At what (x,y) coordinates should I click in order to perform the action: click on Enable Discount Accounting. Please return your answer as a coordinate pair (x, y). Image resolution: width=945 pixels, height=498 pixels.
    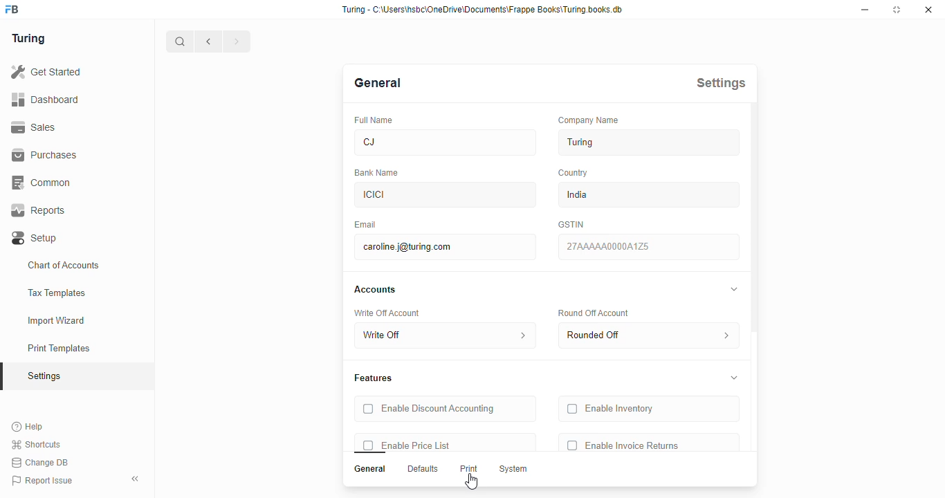
    Looking at the image, I should click on (438, 409).